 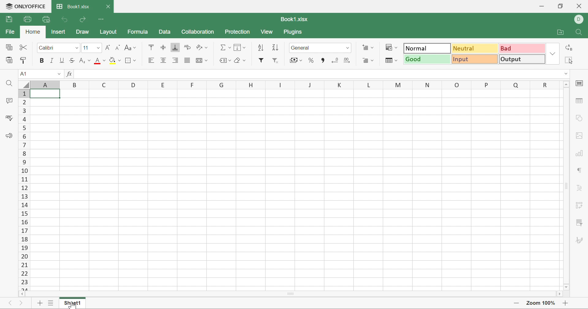 What do you see at coordinates (369, 61) in the screenshot?
I see `Delete cell` at bounding box center [369, 61].